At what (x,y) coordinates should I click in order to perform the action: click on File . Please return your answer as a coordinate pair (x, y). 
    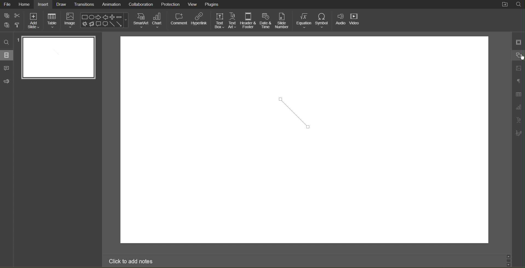
    Looking at the image, I should click on (8, 5).